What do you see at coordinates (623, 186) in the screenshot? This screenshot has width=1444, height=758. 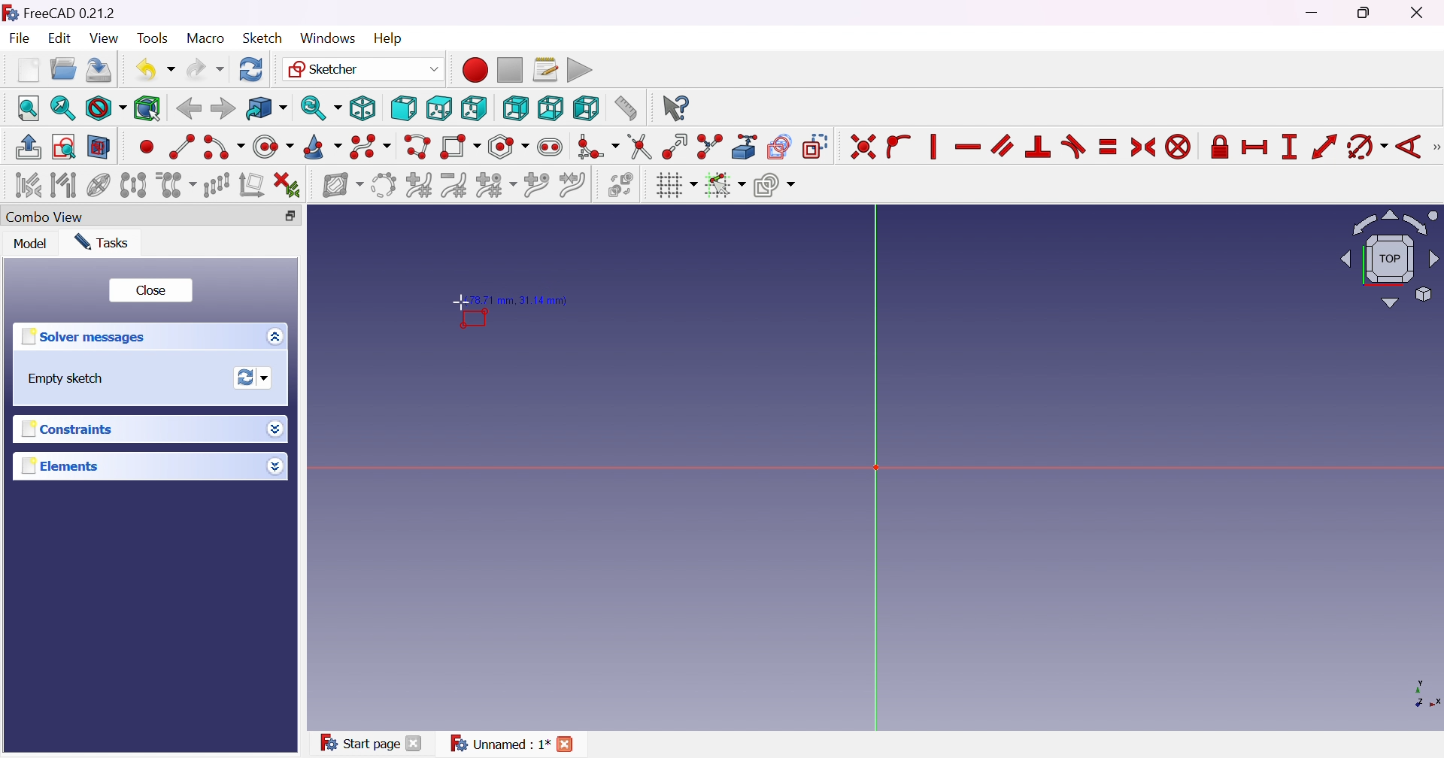 I see `Switch virtual space` at bounding box center [623, 186].